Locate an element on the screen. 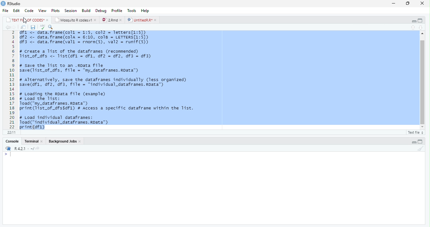  Save is located at coordinates (33, 27).